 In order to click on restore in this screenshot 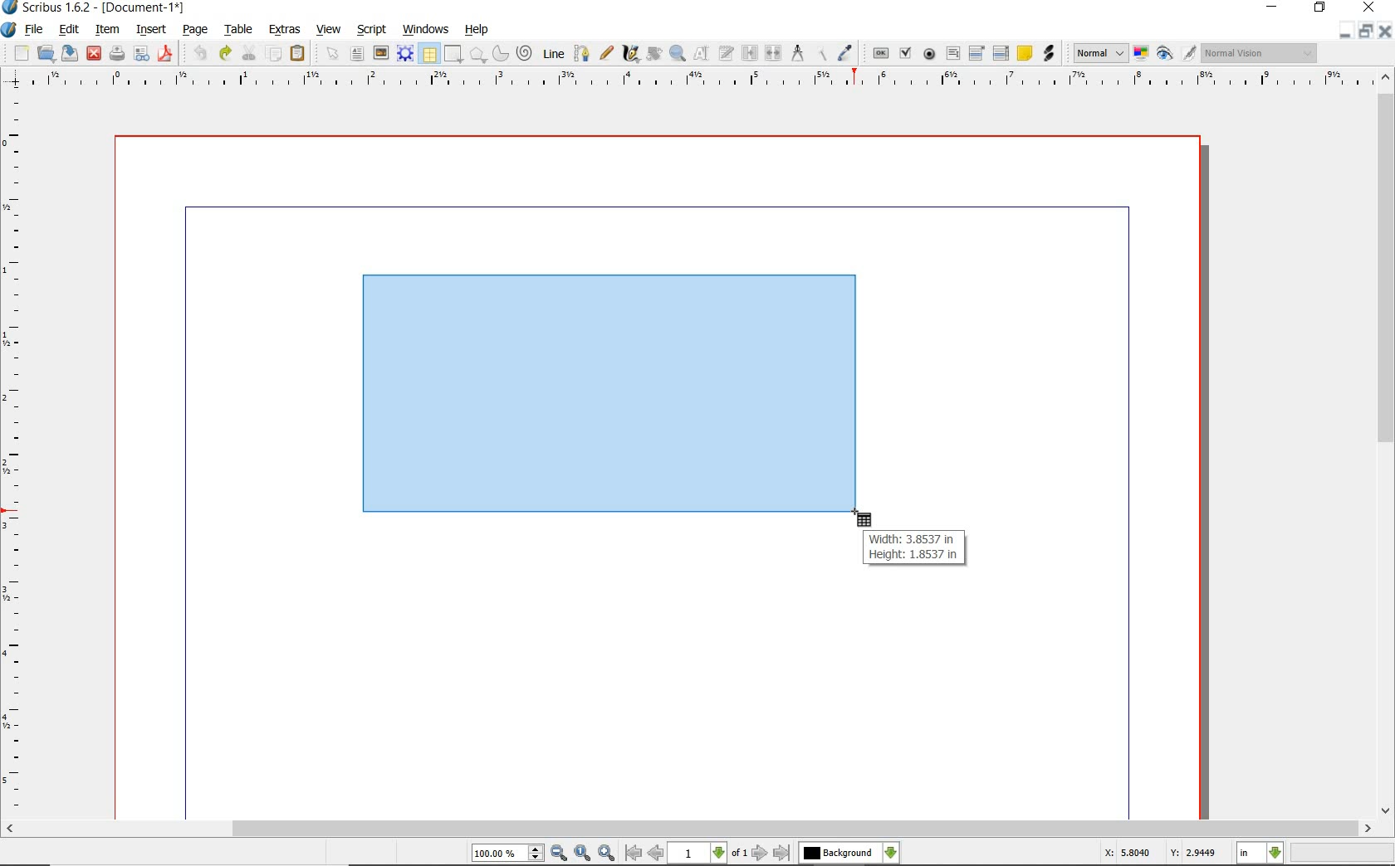, I will do `click(1364, 32)`.